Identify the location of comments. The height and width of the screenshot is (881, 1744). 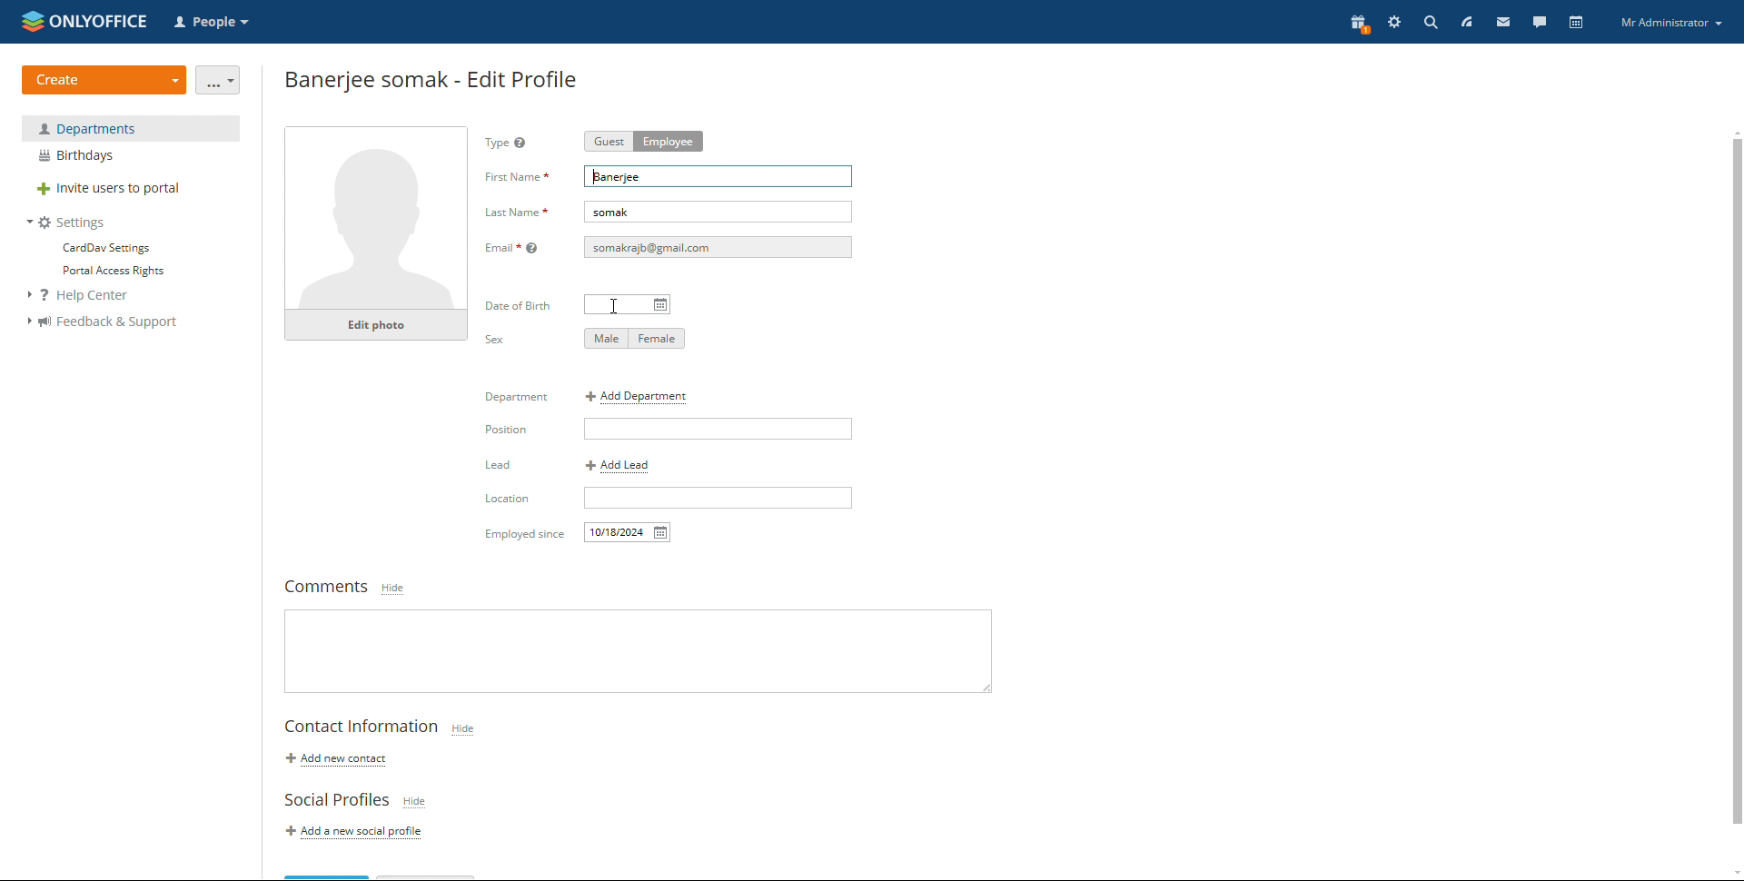
(322, 588).